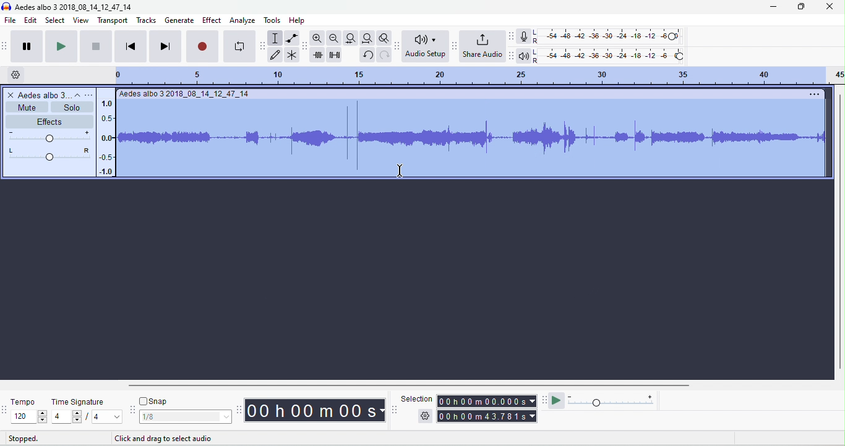 The image size is (845, 446). Describe the element at coordinates (96, 46) in the screenshot. I see `stop` at that location.